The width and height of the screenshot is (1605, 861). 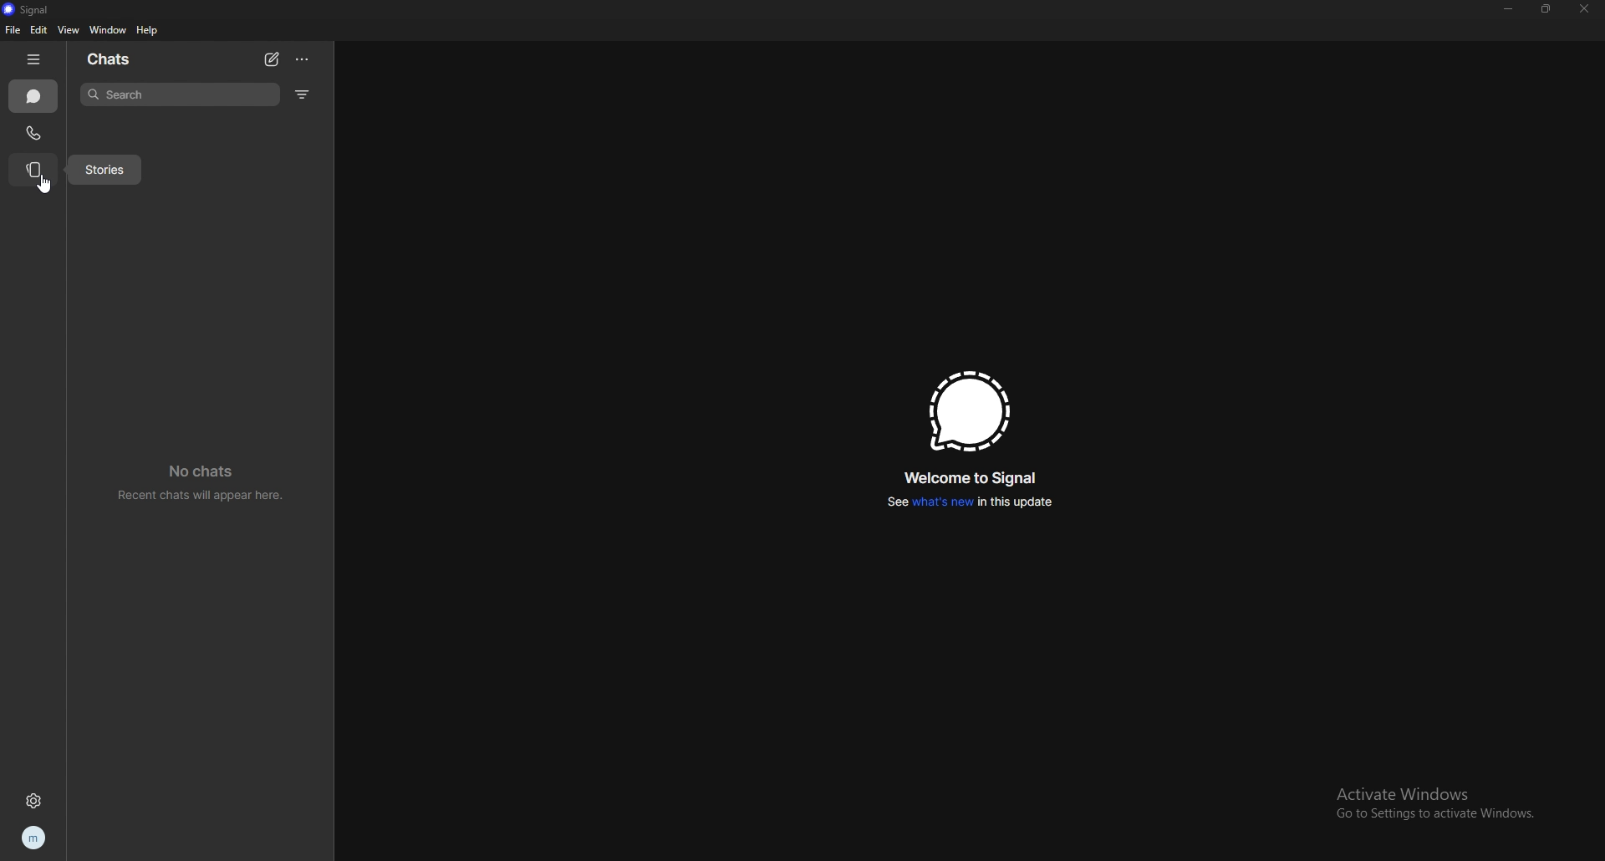 What do you see at coordinates (108, 29) in the screenshot?
I see `window` at bounding box center [108, 29].